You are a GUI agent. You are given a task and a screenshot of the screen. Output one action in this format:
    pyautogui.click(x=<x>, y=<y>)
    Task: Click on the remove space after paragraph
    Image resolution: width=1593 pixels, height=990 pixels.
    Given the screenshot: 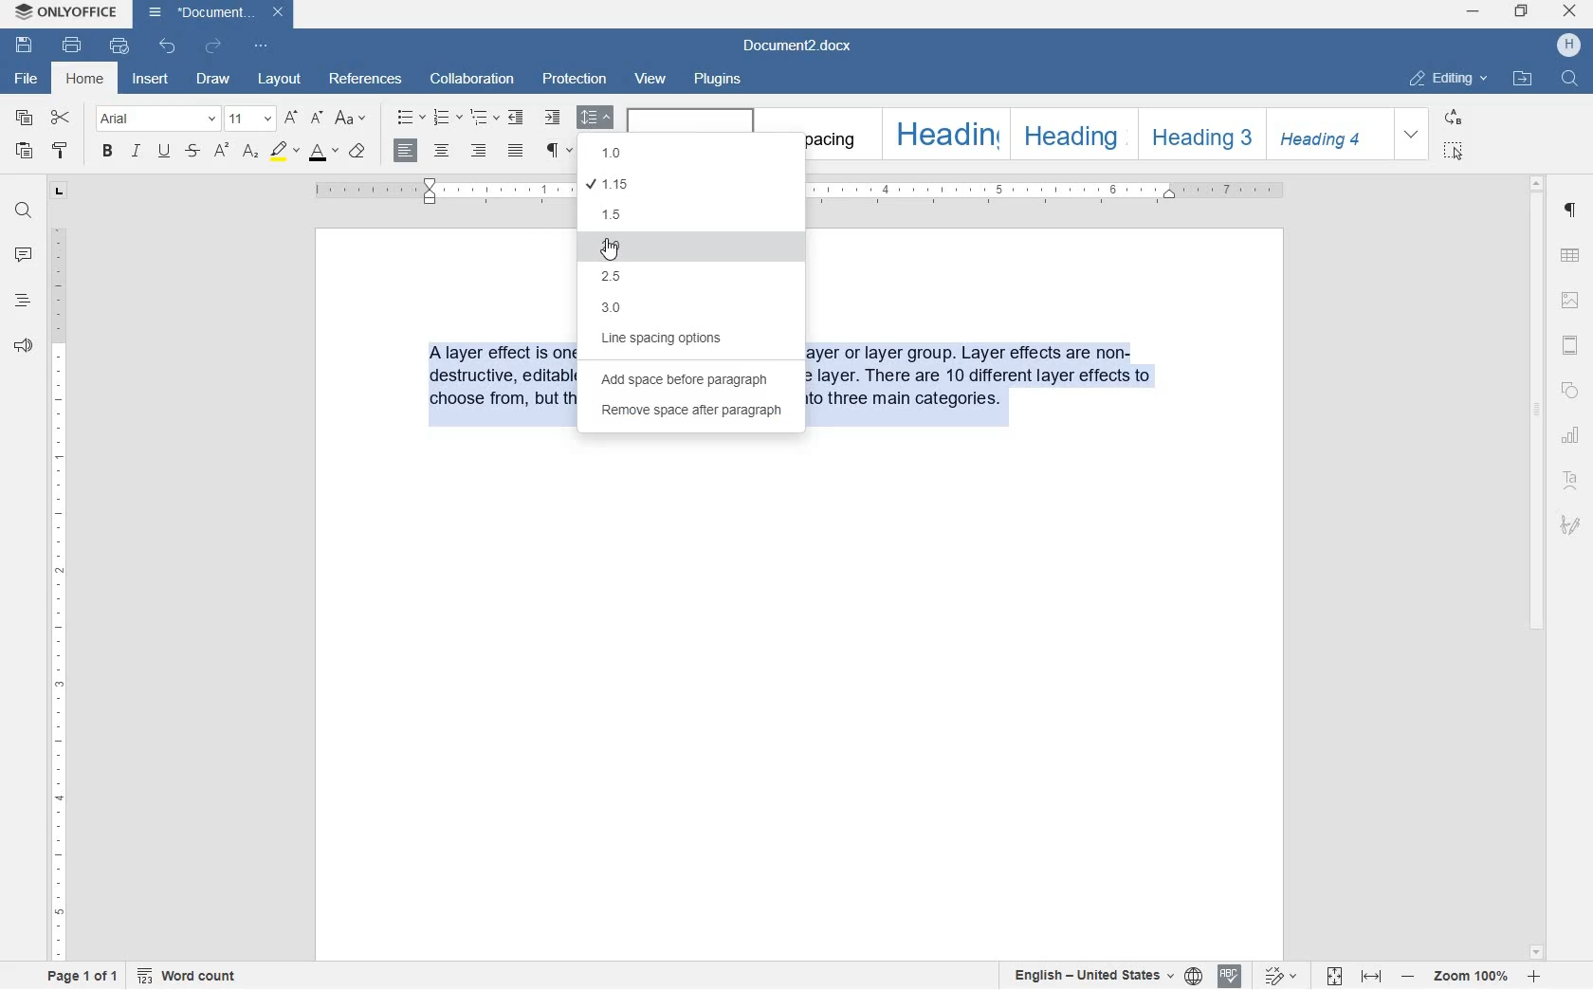 What is the action you would take?
    pyautogui.click(x=689, y=411)
    